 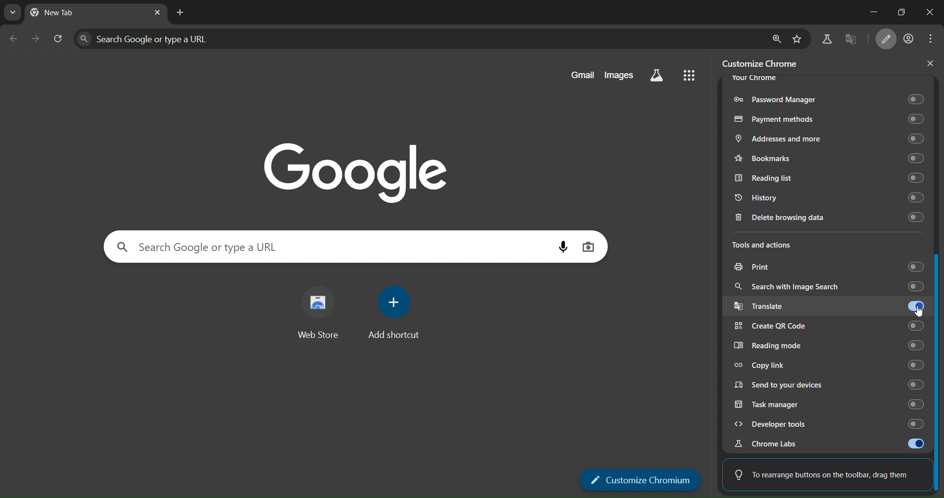 What do you see at coordinates (354, 173) in the screenshot?
I see `Google logo` at bounding box center [354, 173].